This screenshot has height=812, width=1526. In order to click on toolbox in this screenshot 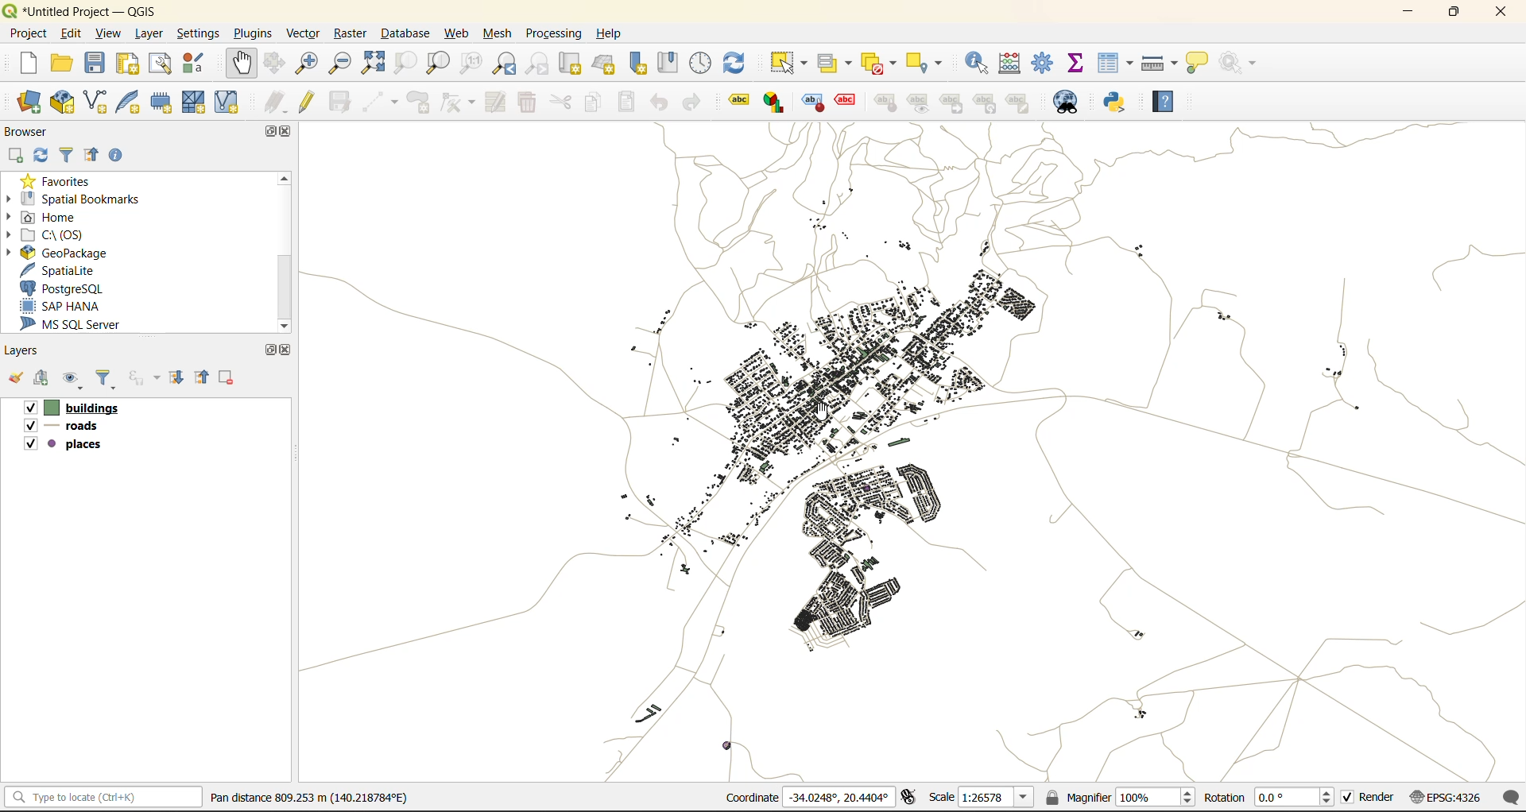, I will do `click(1044, 63)`.